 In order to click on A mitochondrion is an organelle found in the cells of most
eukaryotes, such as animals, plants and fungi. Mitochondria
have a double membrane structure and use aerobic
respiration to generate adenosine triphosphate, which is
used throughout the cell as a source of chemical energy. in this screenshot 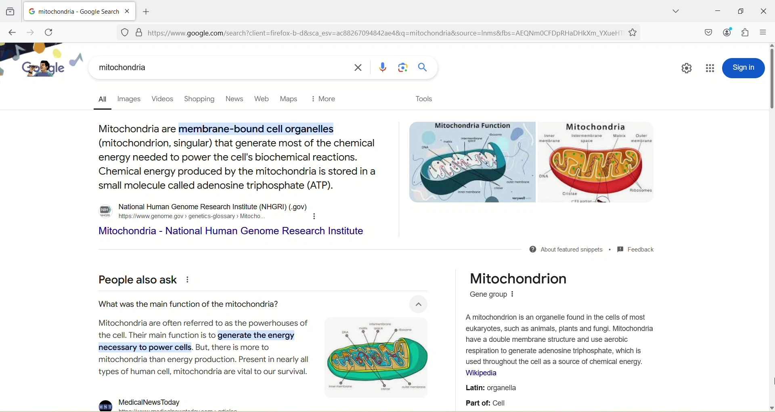, I will do `click(559, 339)`.